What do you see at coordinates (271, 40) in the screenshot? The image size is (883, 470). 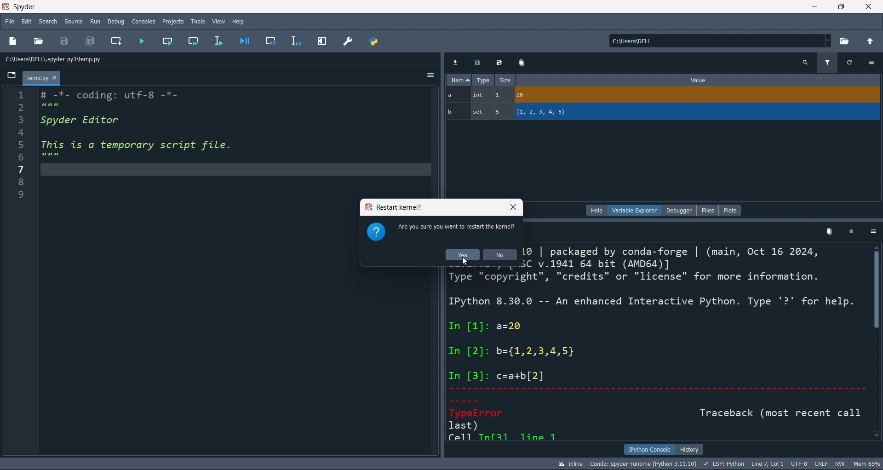 I see `debug cell` at bounding box center [271, 40].